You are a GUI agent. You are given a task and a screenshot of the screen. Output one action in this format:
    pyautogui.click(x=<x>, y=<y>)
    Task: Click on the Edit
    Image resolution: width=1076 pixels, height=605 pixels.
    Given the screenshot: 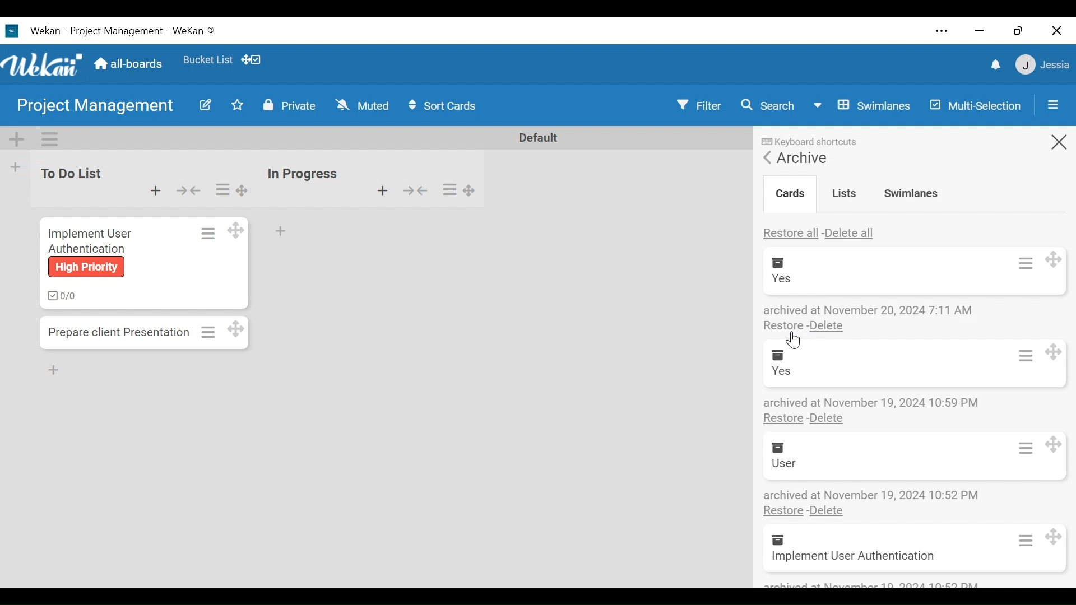 What is the action you would take?
    pyautogui.click(x=203, y=106)
    